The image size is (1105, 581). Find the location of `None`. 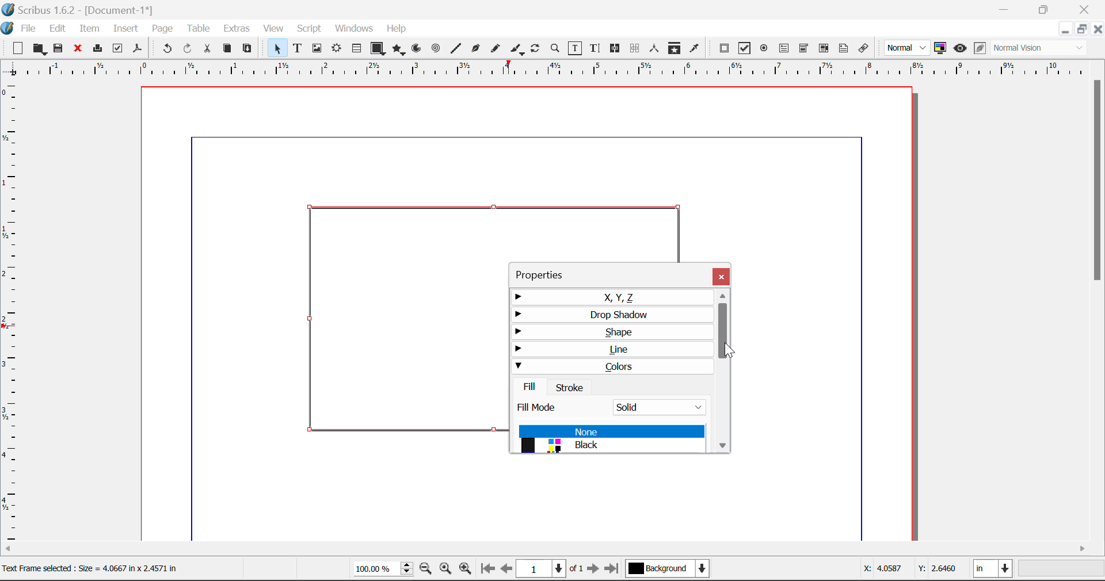

None is located at coordinates (612, 430).